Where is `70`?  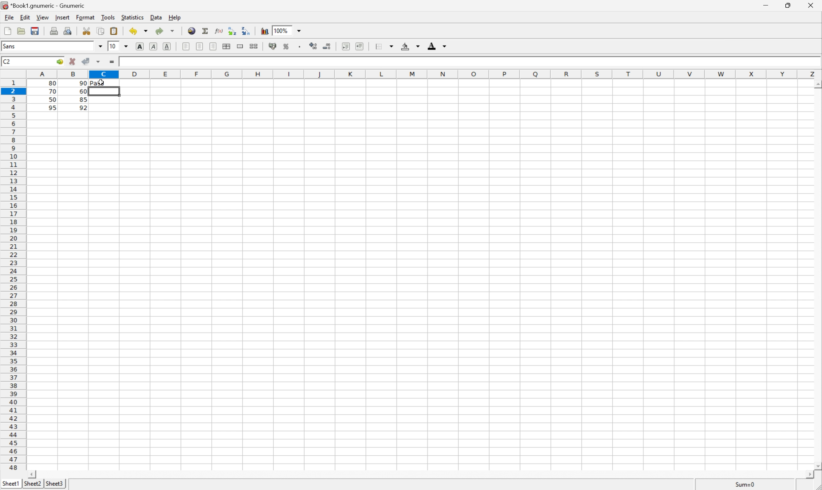
70 is located at coordinates (53, 92).